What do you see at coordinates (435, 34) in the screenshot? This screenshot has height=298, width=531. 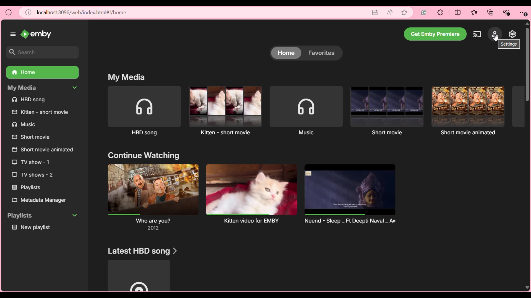 I see `Get Emby premiere` at bounding box center [435, 34].